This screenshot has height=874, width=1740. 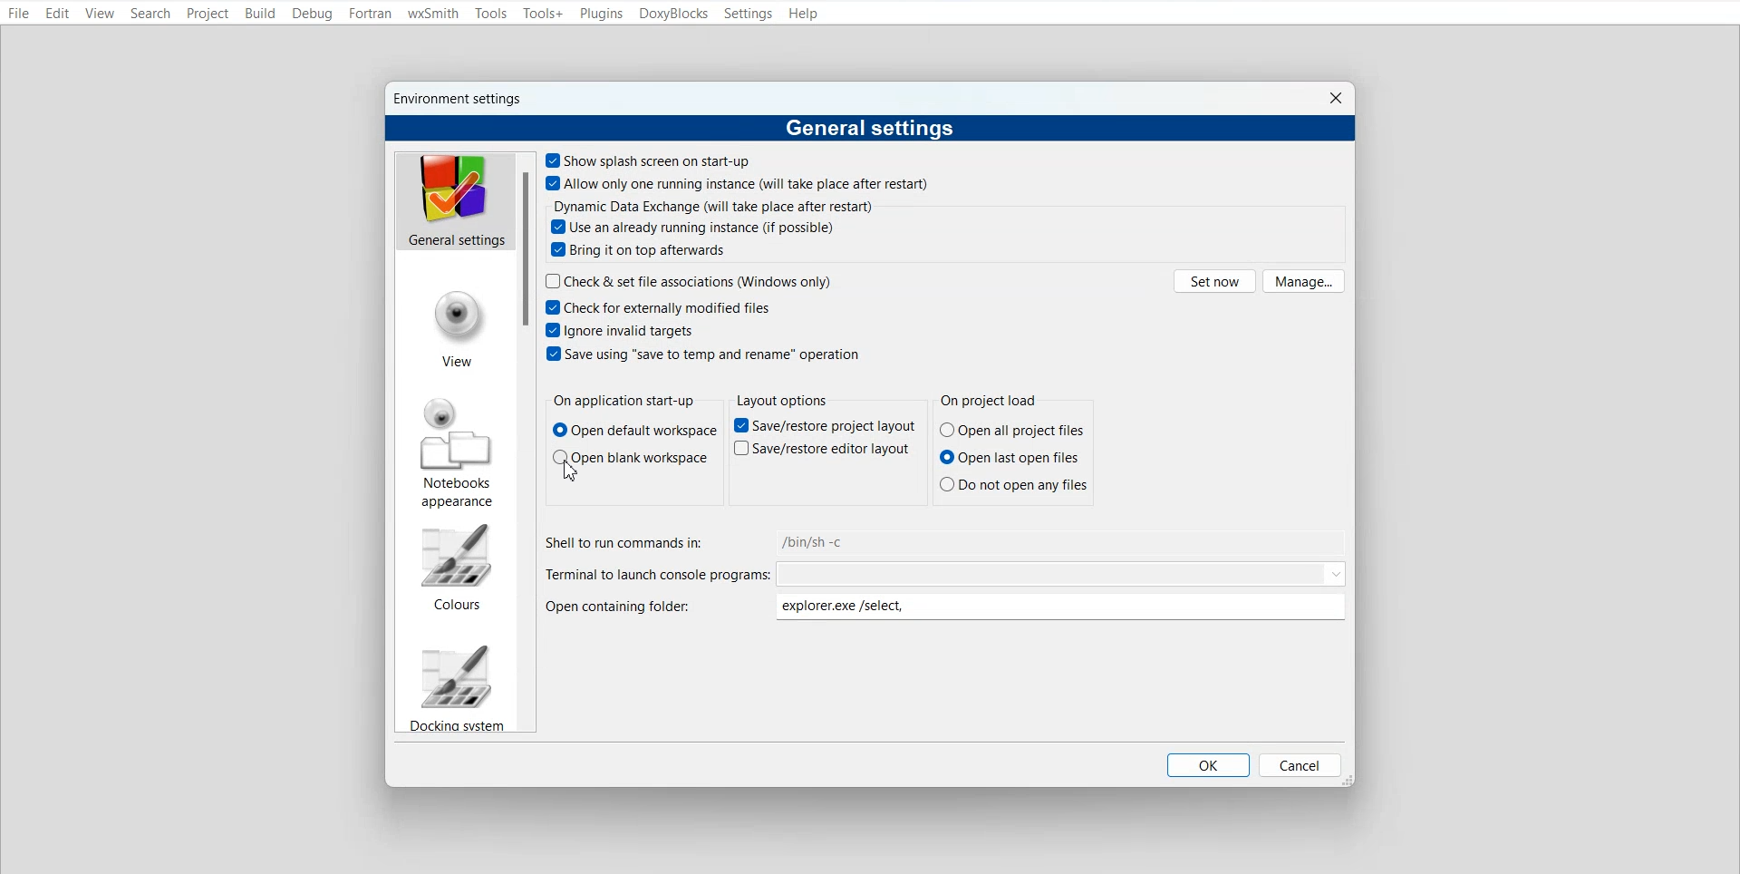 I want to click on Shell to run commands in, so click(x=947, y=541).